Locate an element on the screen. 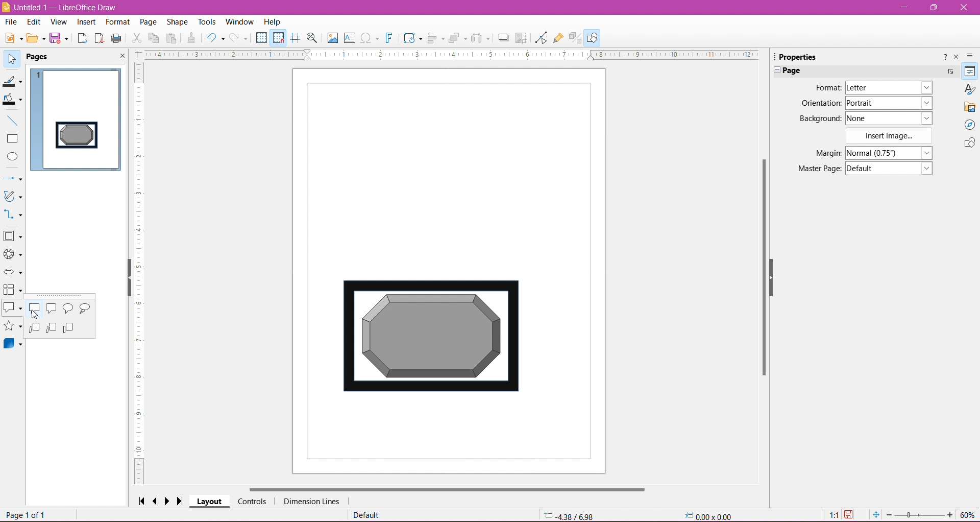 This screenshot has height=522, width=980. Vertical Scroll bar is located at coordinates (764, 271).